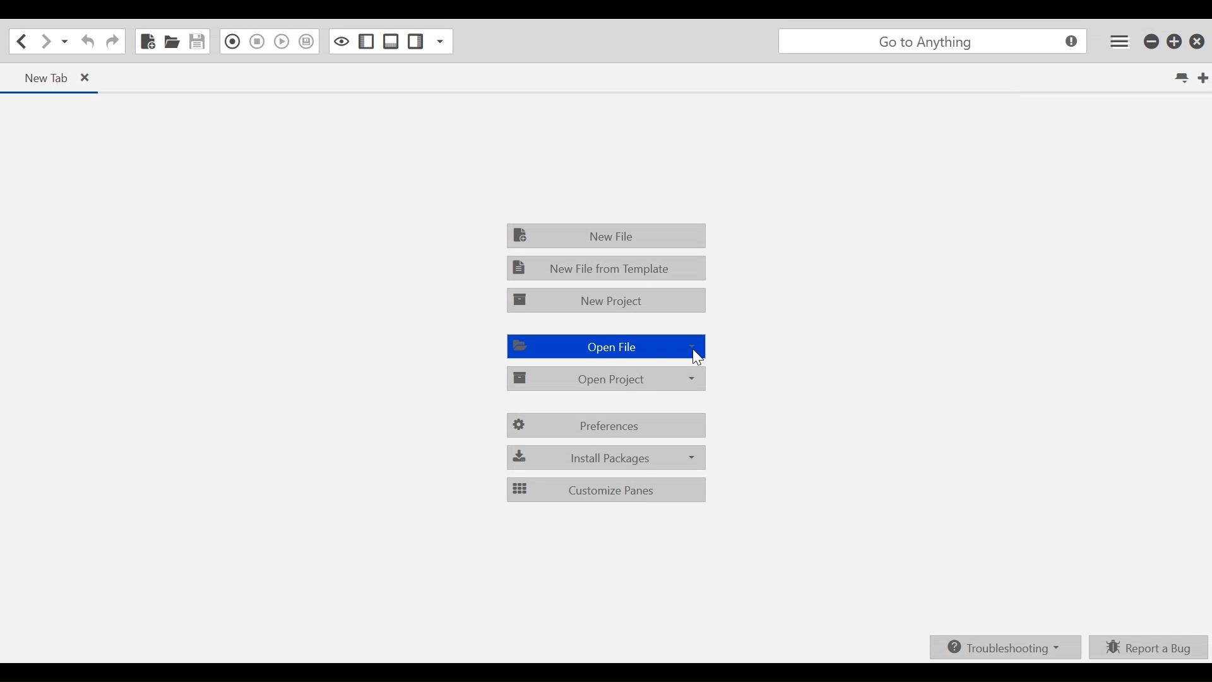 This screenshot has height=682, width=1212. I want to click on minimize, so click(1149, 42).